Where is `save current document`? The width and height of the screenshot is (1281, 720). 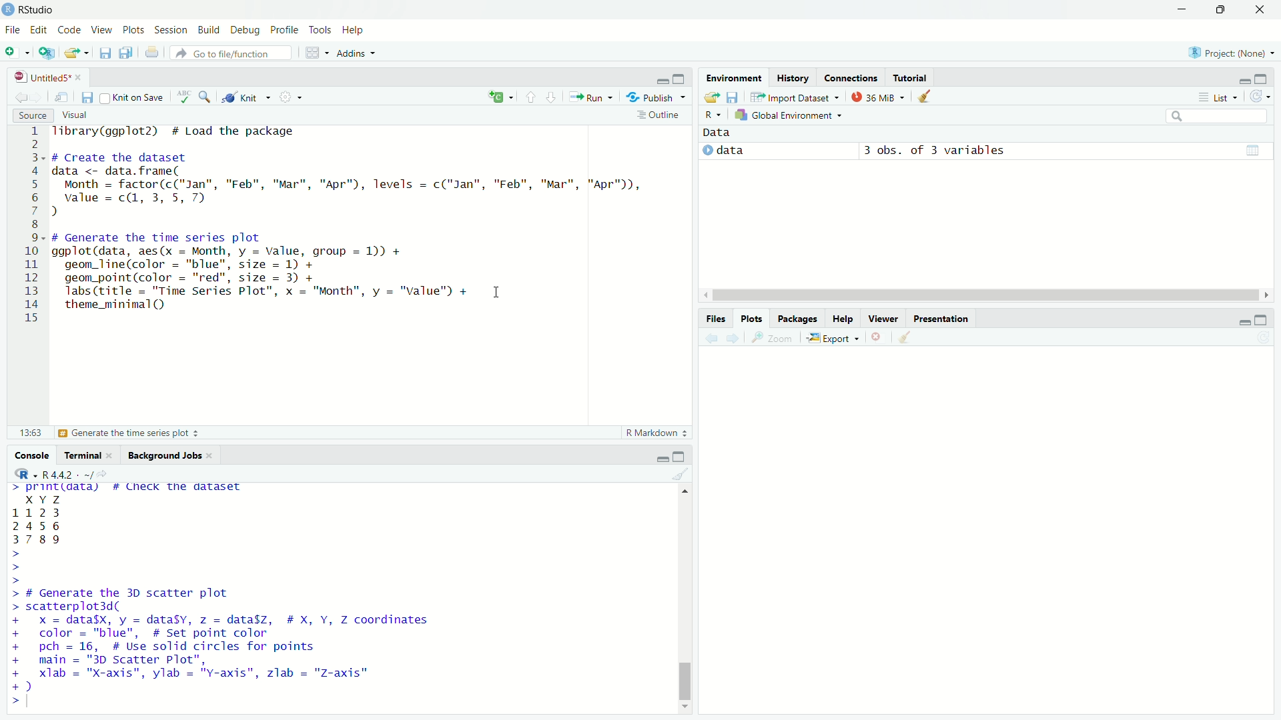
save current document is located at coordinates (105, 54).